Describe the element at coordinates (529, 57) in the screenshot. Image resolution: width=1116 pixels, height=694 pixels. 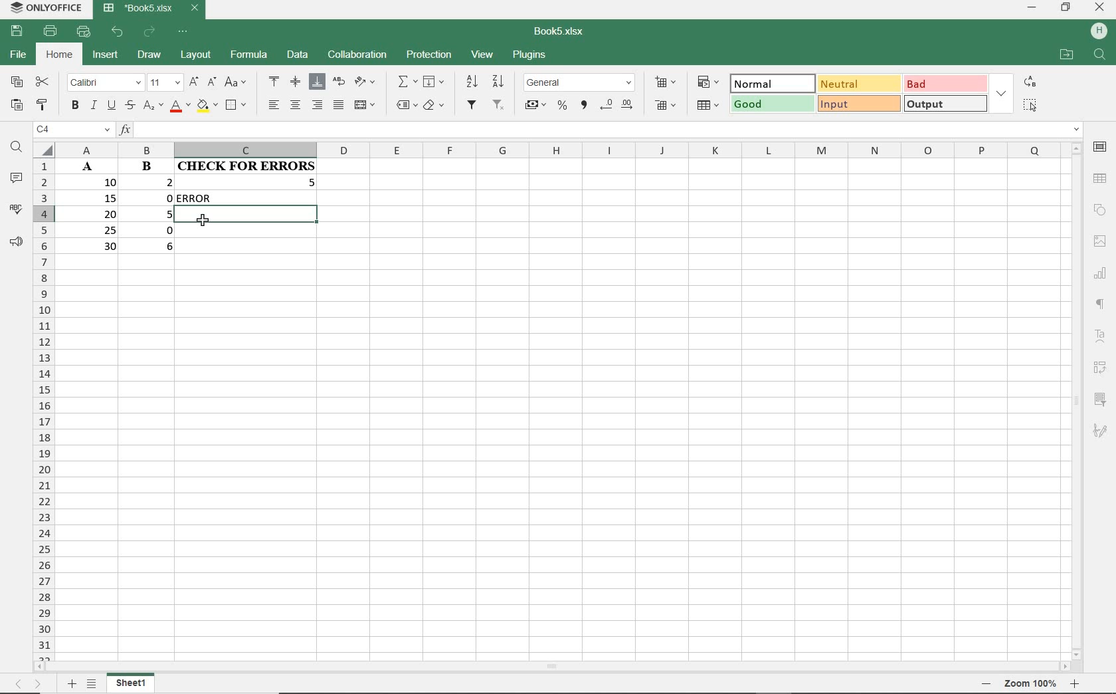
I see `PLUGINS` at that location.